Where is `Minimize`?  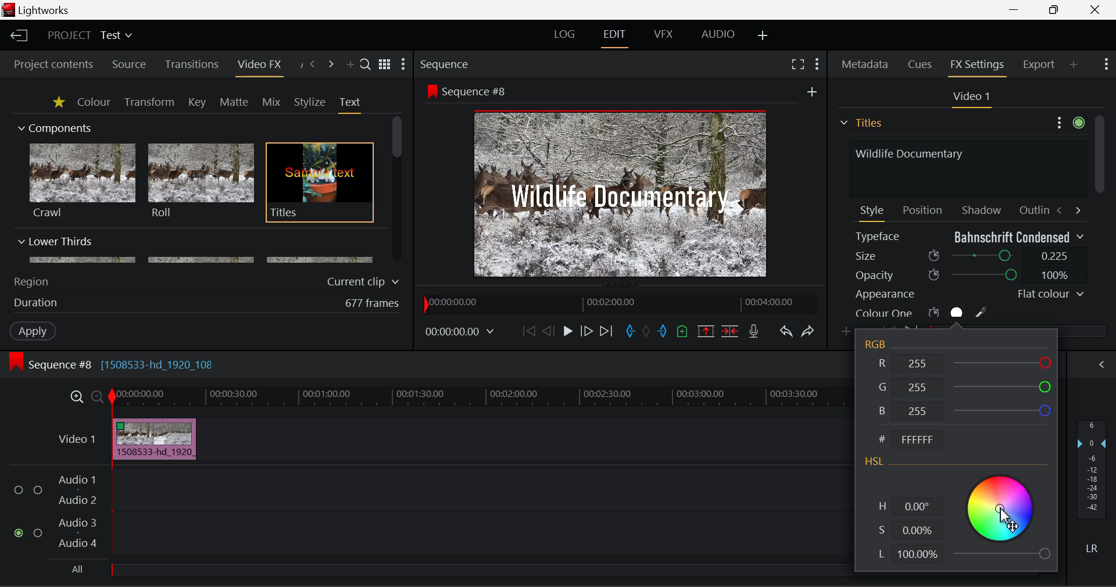
Minimize is located at coordinates (1057, 9).